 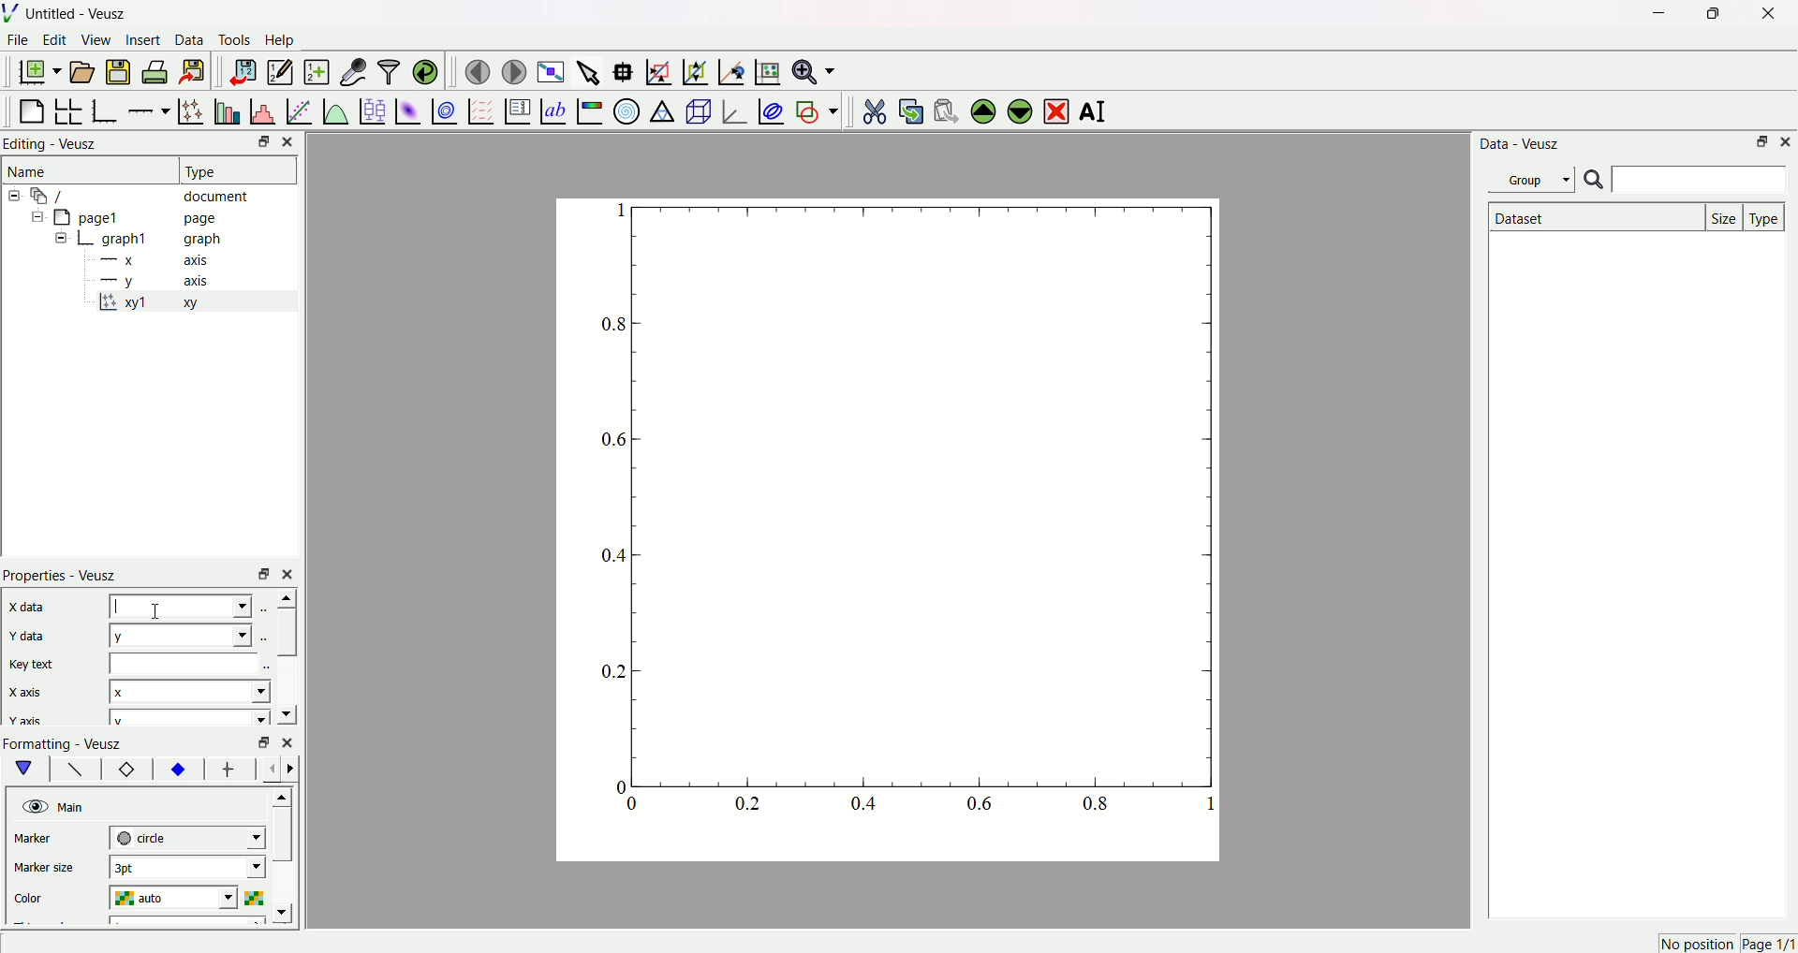 I want to click on 3d scenes, so click(x=697, y=110).